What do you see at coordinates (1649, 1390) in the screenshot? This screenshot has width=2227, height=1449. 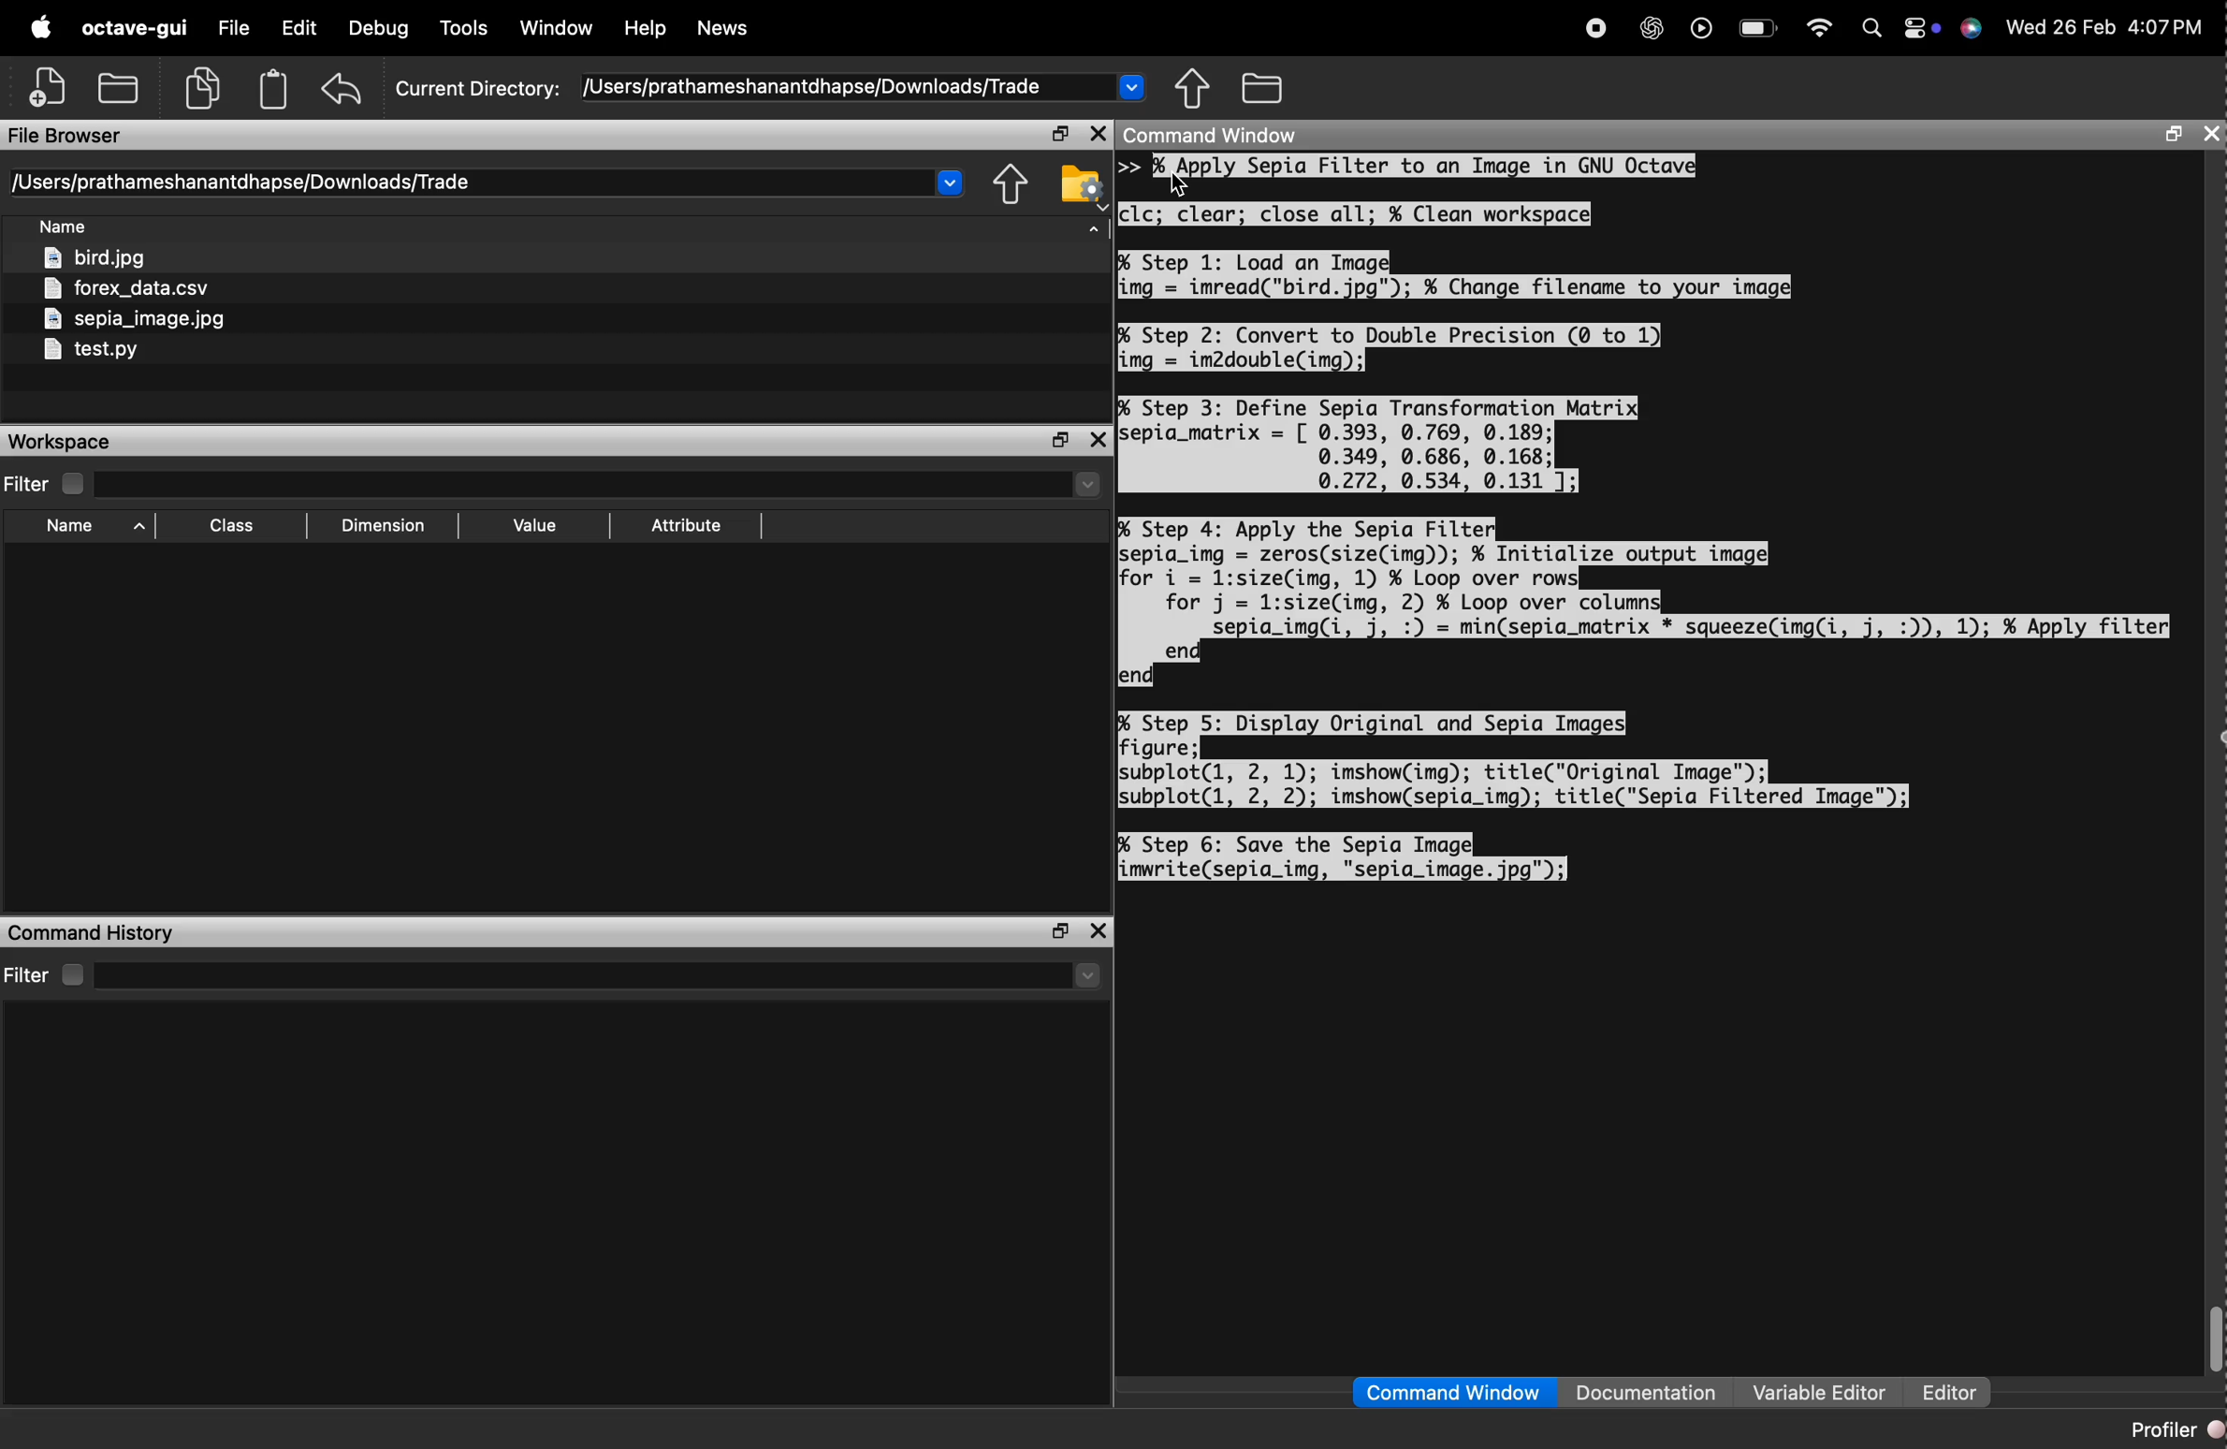 I see `Documentation ` at bounding box center [1649, 1390].